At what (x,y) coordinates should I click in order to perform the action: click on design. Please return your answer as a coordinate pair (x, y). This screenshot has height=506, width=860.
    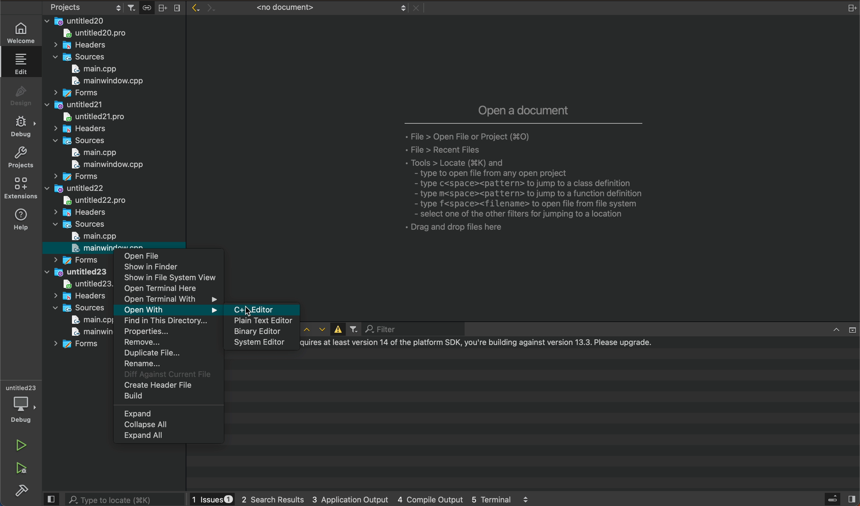
    Looking at the image, I should click on (21, 96).